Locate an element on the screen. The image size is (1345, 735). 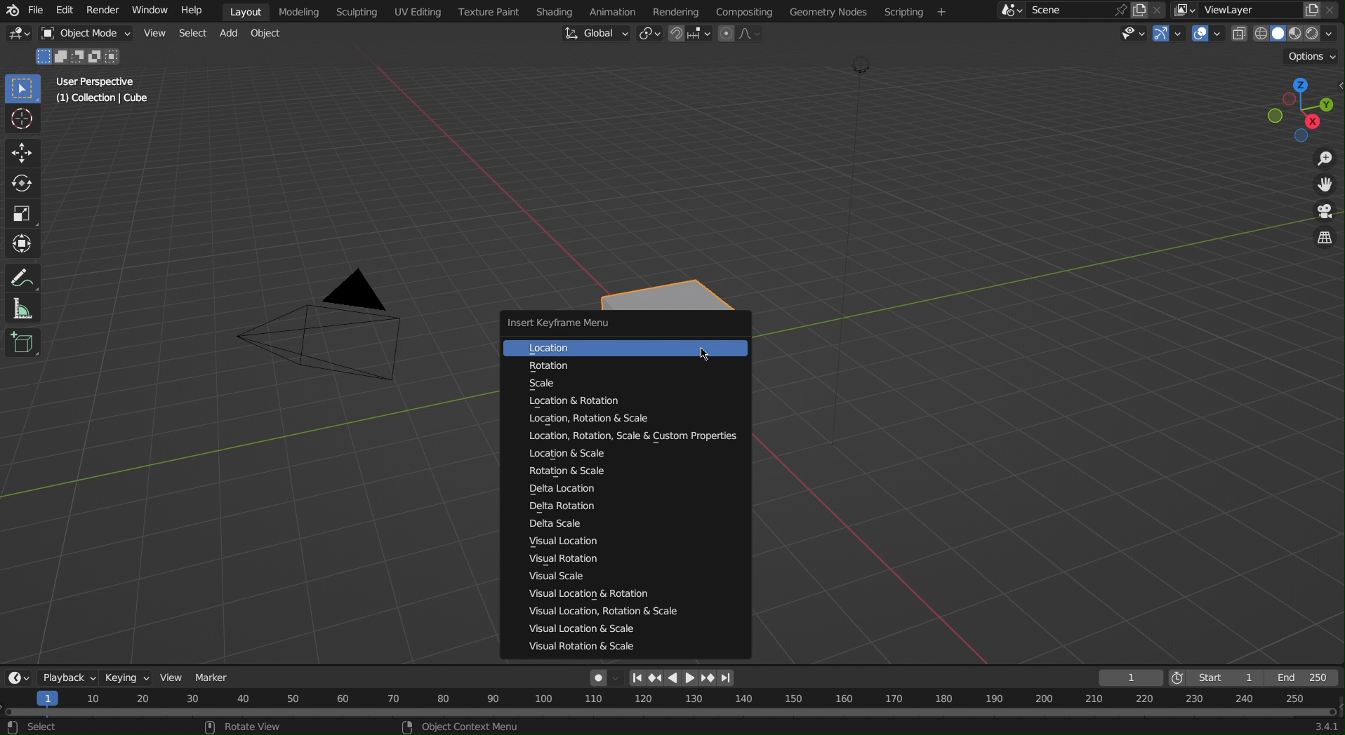
Close is located at coordinates (1335, 11).